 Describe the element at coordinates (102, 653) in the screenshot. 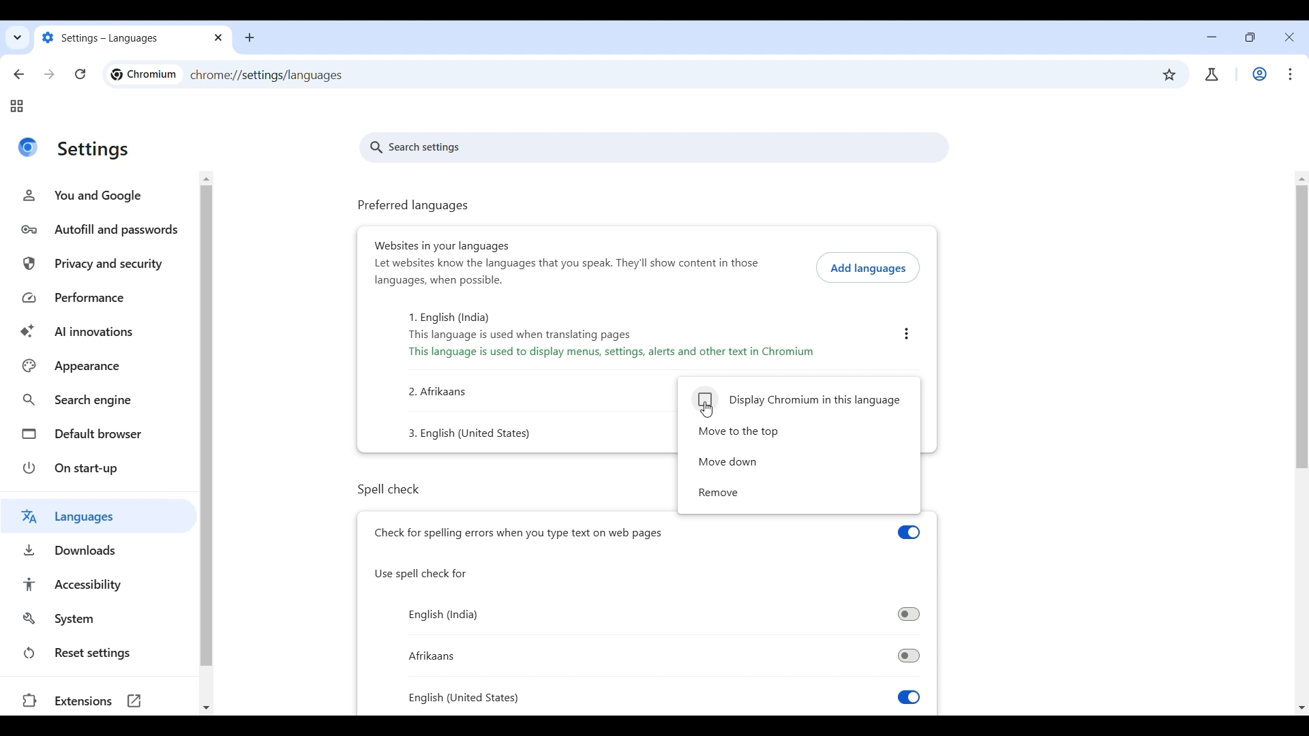

I see `Reset settings` at that location.